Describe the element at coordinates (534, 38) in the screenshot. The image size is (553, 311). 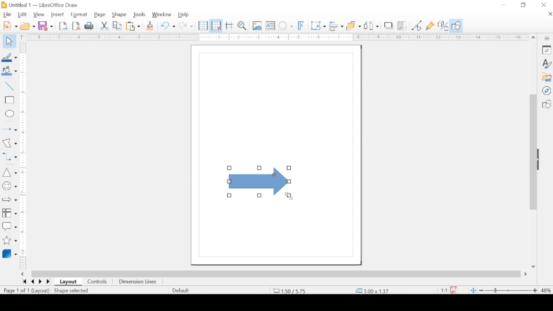
I see `scroll up arrow` at that location.